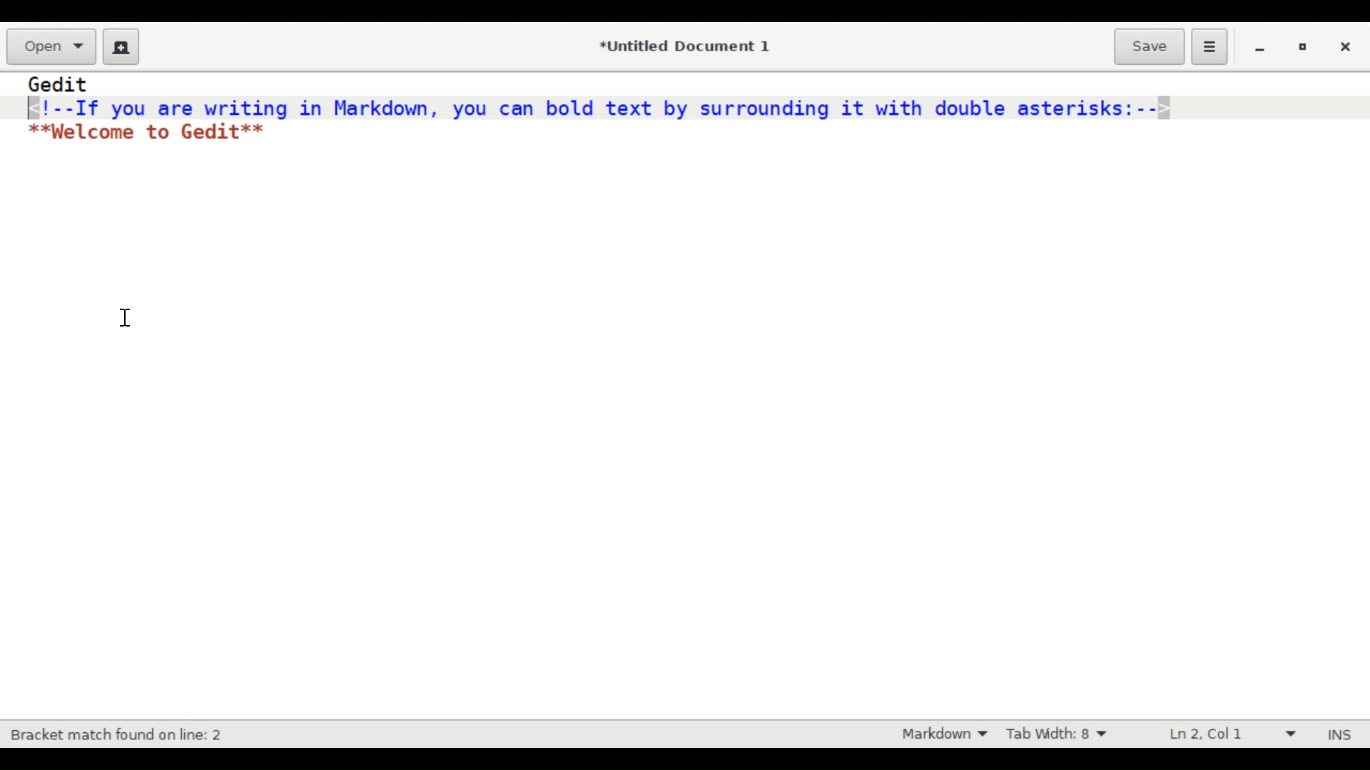 Image resolution: width=1370 pixels, height=770 pixels. What do you see at coordinates (1260, 48) in the screenshot?
I see `minimize` at bounding box center [1260, 48].